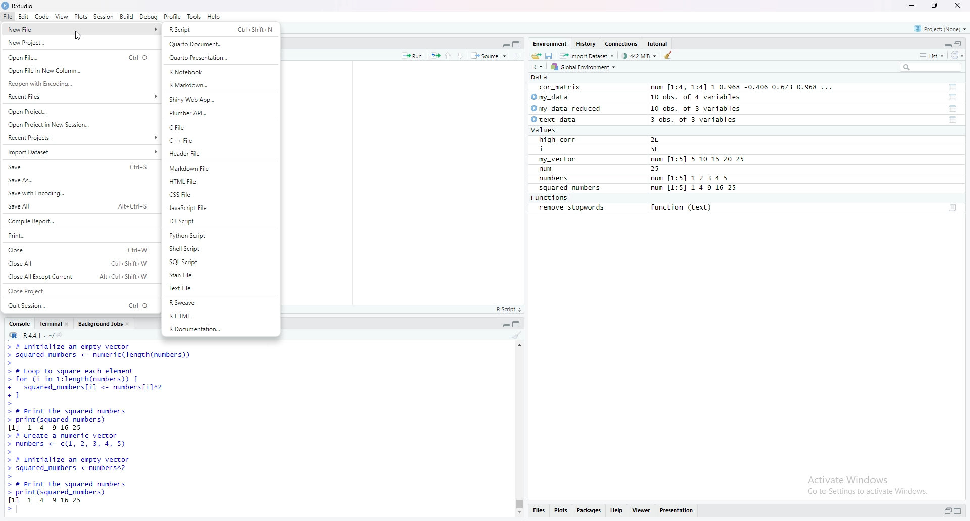 This screenshot has width=970, height=521. Describe the element at coordinates (78, 206) in the screenshot. I see `Save All Alt+Ctr+S` at that location.